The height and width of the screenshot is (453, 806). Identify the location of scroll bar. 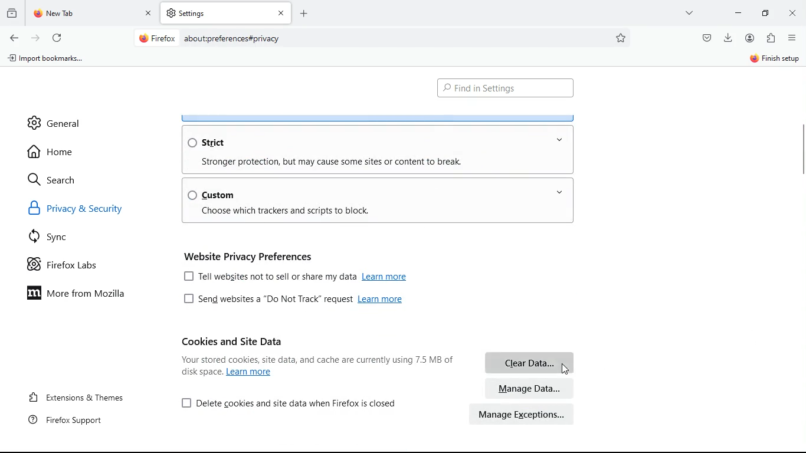
(801, 147).